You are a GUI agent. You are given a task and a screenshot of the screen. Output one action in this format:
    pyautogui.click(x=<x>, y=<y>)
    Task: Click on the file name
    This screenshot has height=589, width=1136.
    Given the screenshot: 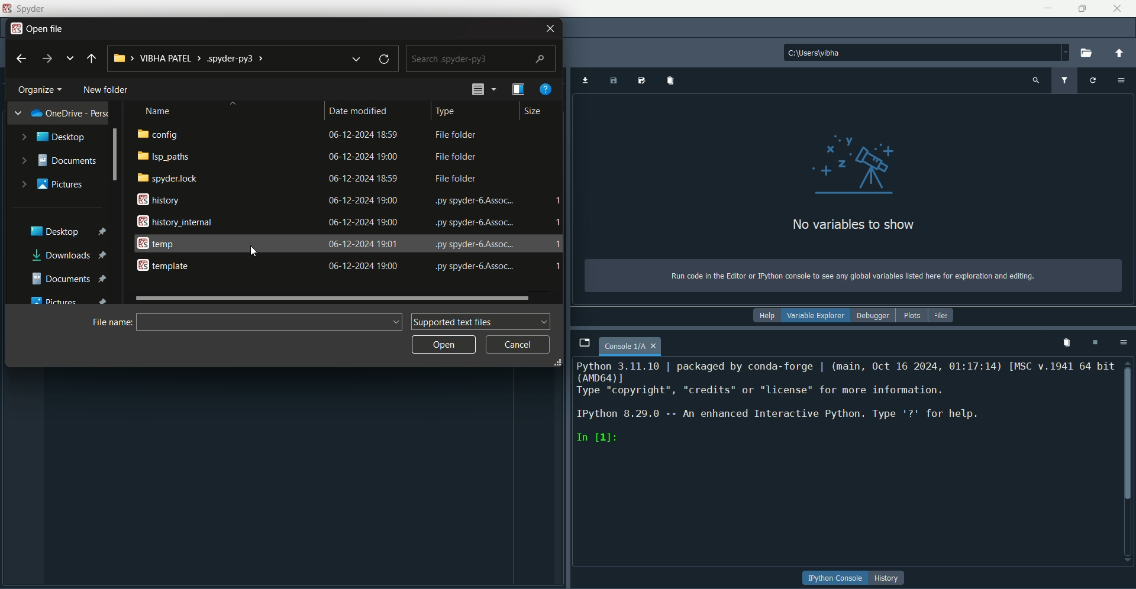 What is the action you would take?
    pyautogui.click(x=112, y=321)
    